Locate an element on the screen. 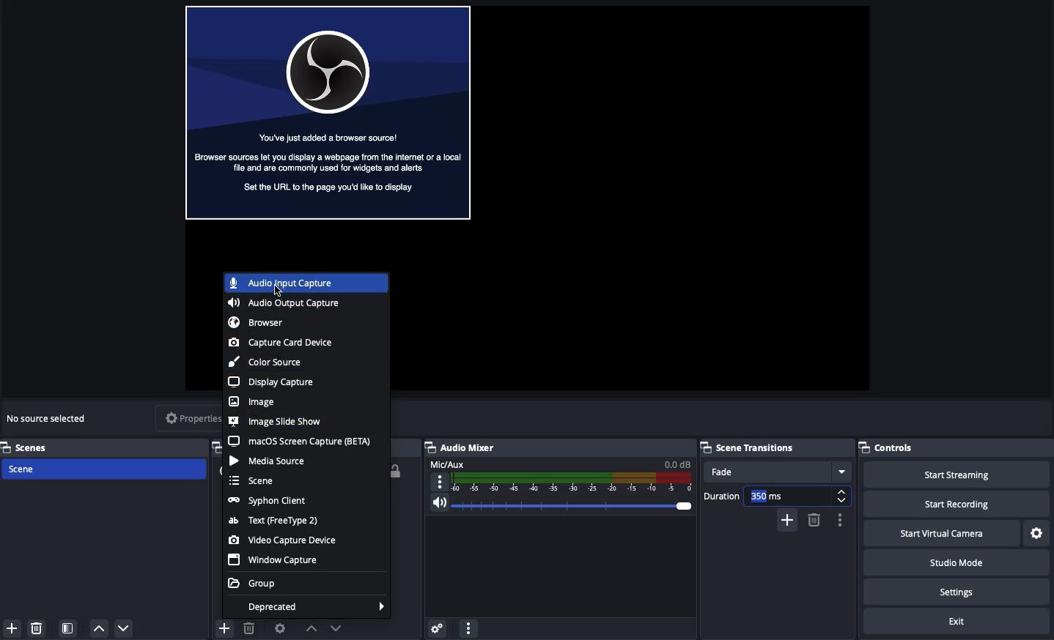  Mic/aux is located at coordinates (559, 477).